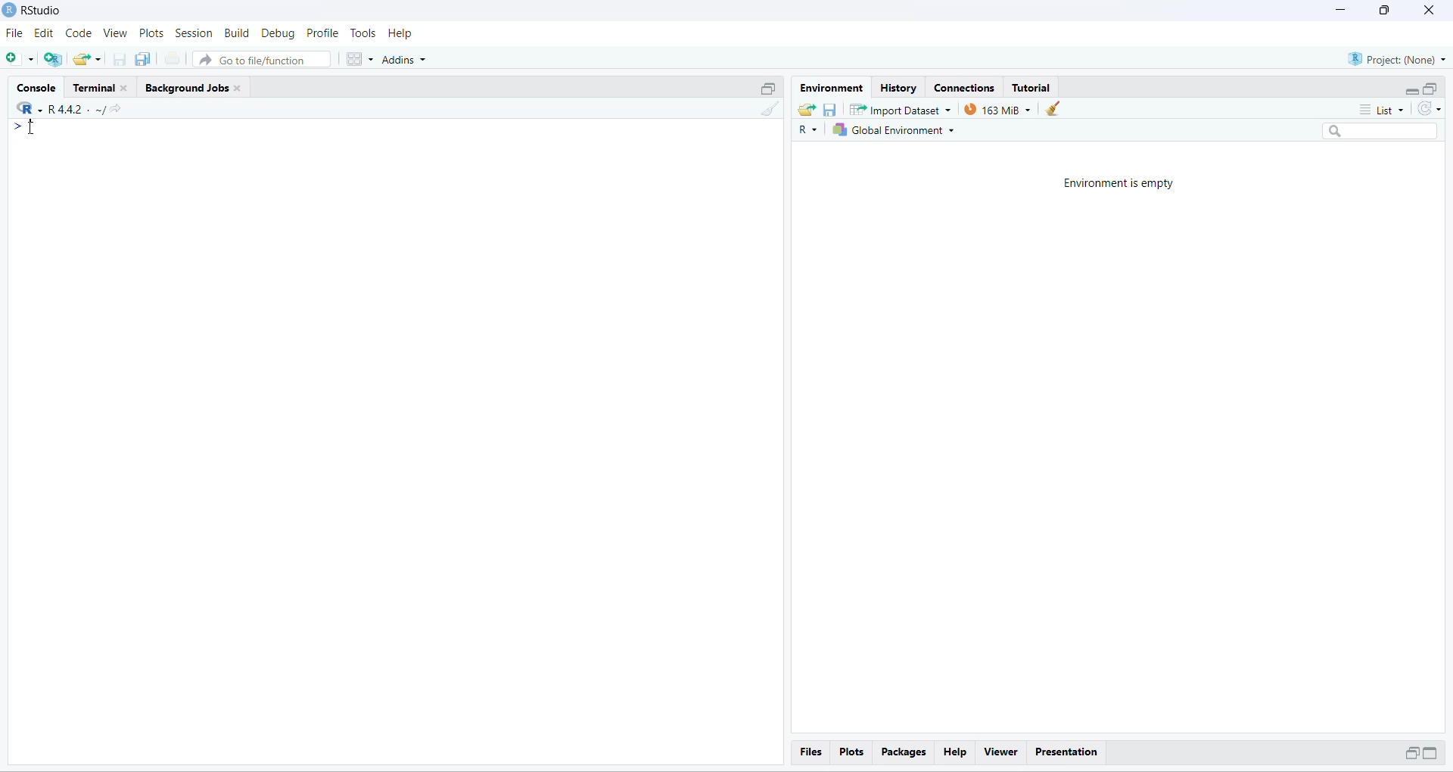 The width and height of the screenshot is (1453, 772). What do you see at coordinates (404, 60) in the screenshot?
I see `Addins` at bounding box center [404, 60].